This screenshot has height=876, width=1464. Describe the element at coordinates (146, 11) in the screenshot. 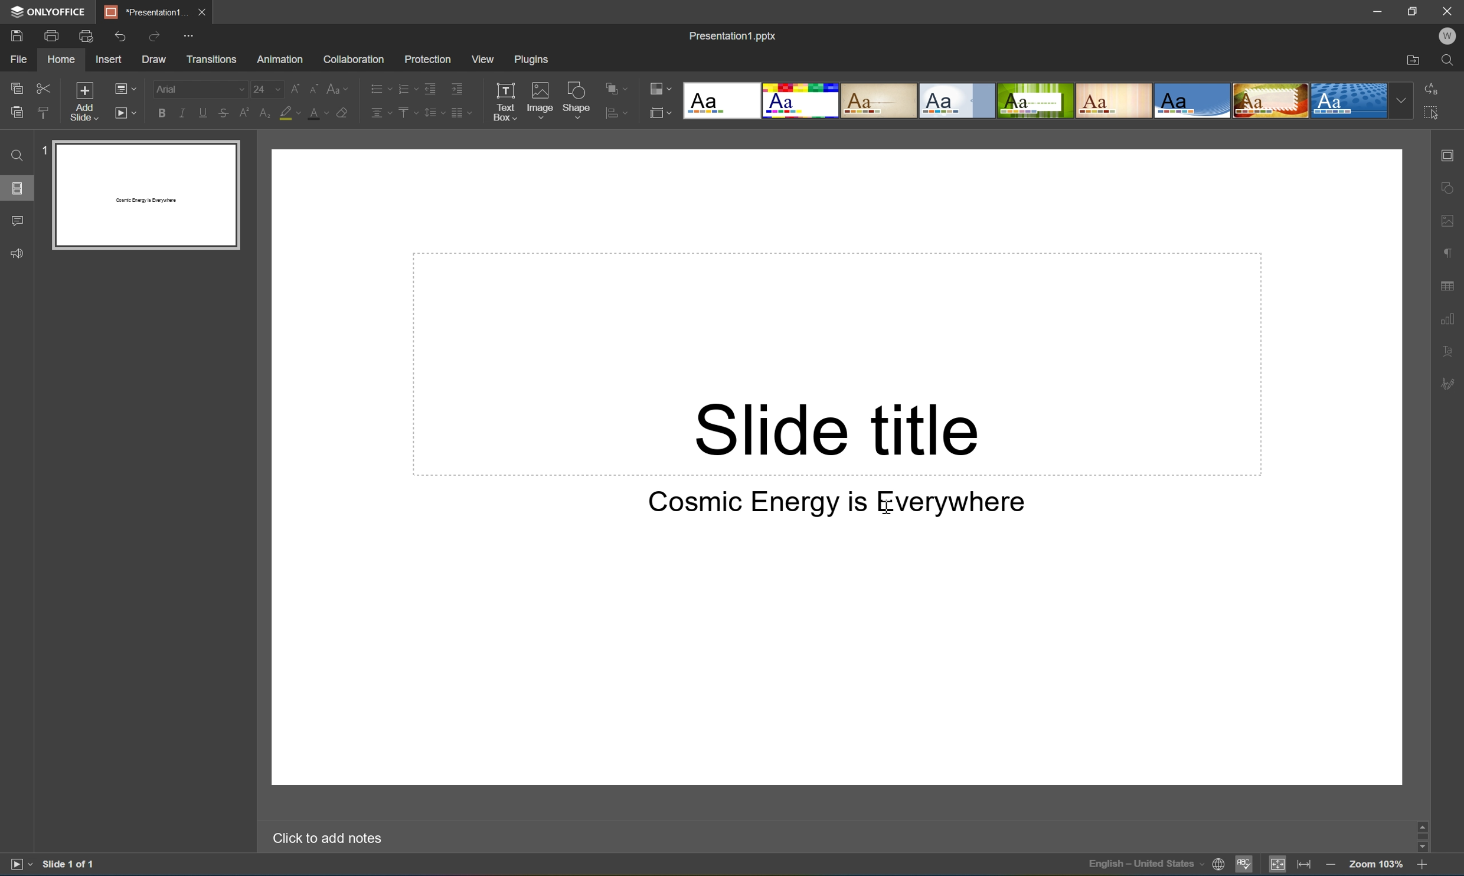

I see `*Presentation1` at that location.